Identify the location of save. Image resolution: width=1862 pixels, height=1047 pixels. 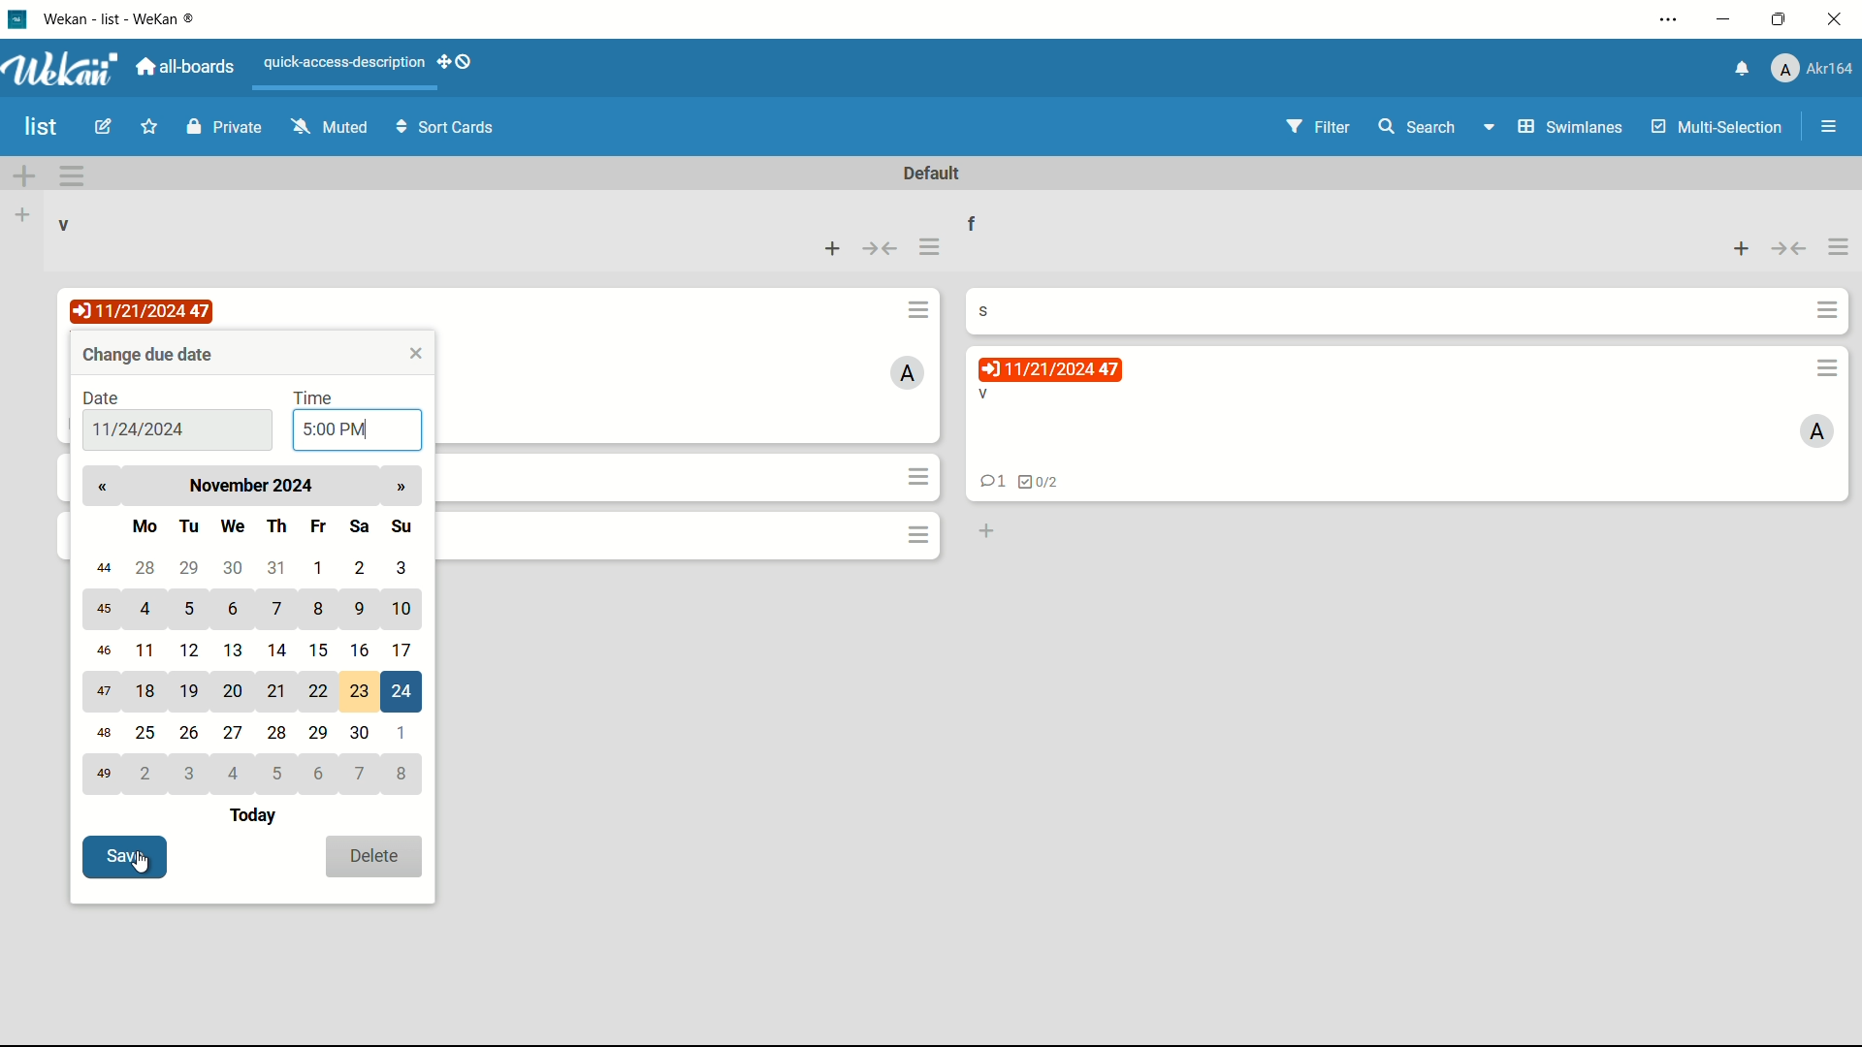
(125, 855).